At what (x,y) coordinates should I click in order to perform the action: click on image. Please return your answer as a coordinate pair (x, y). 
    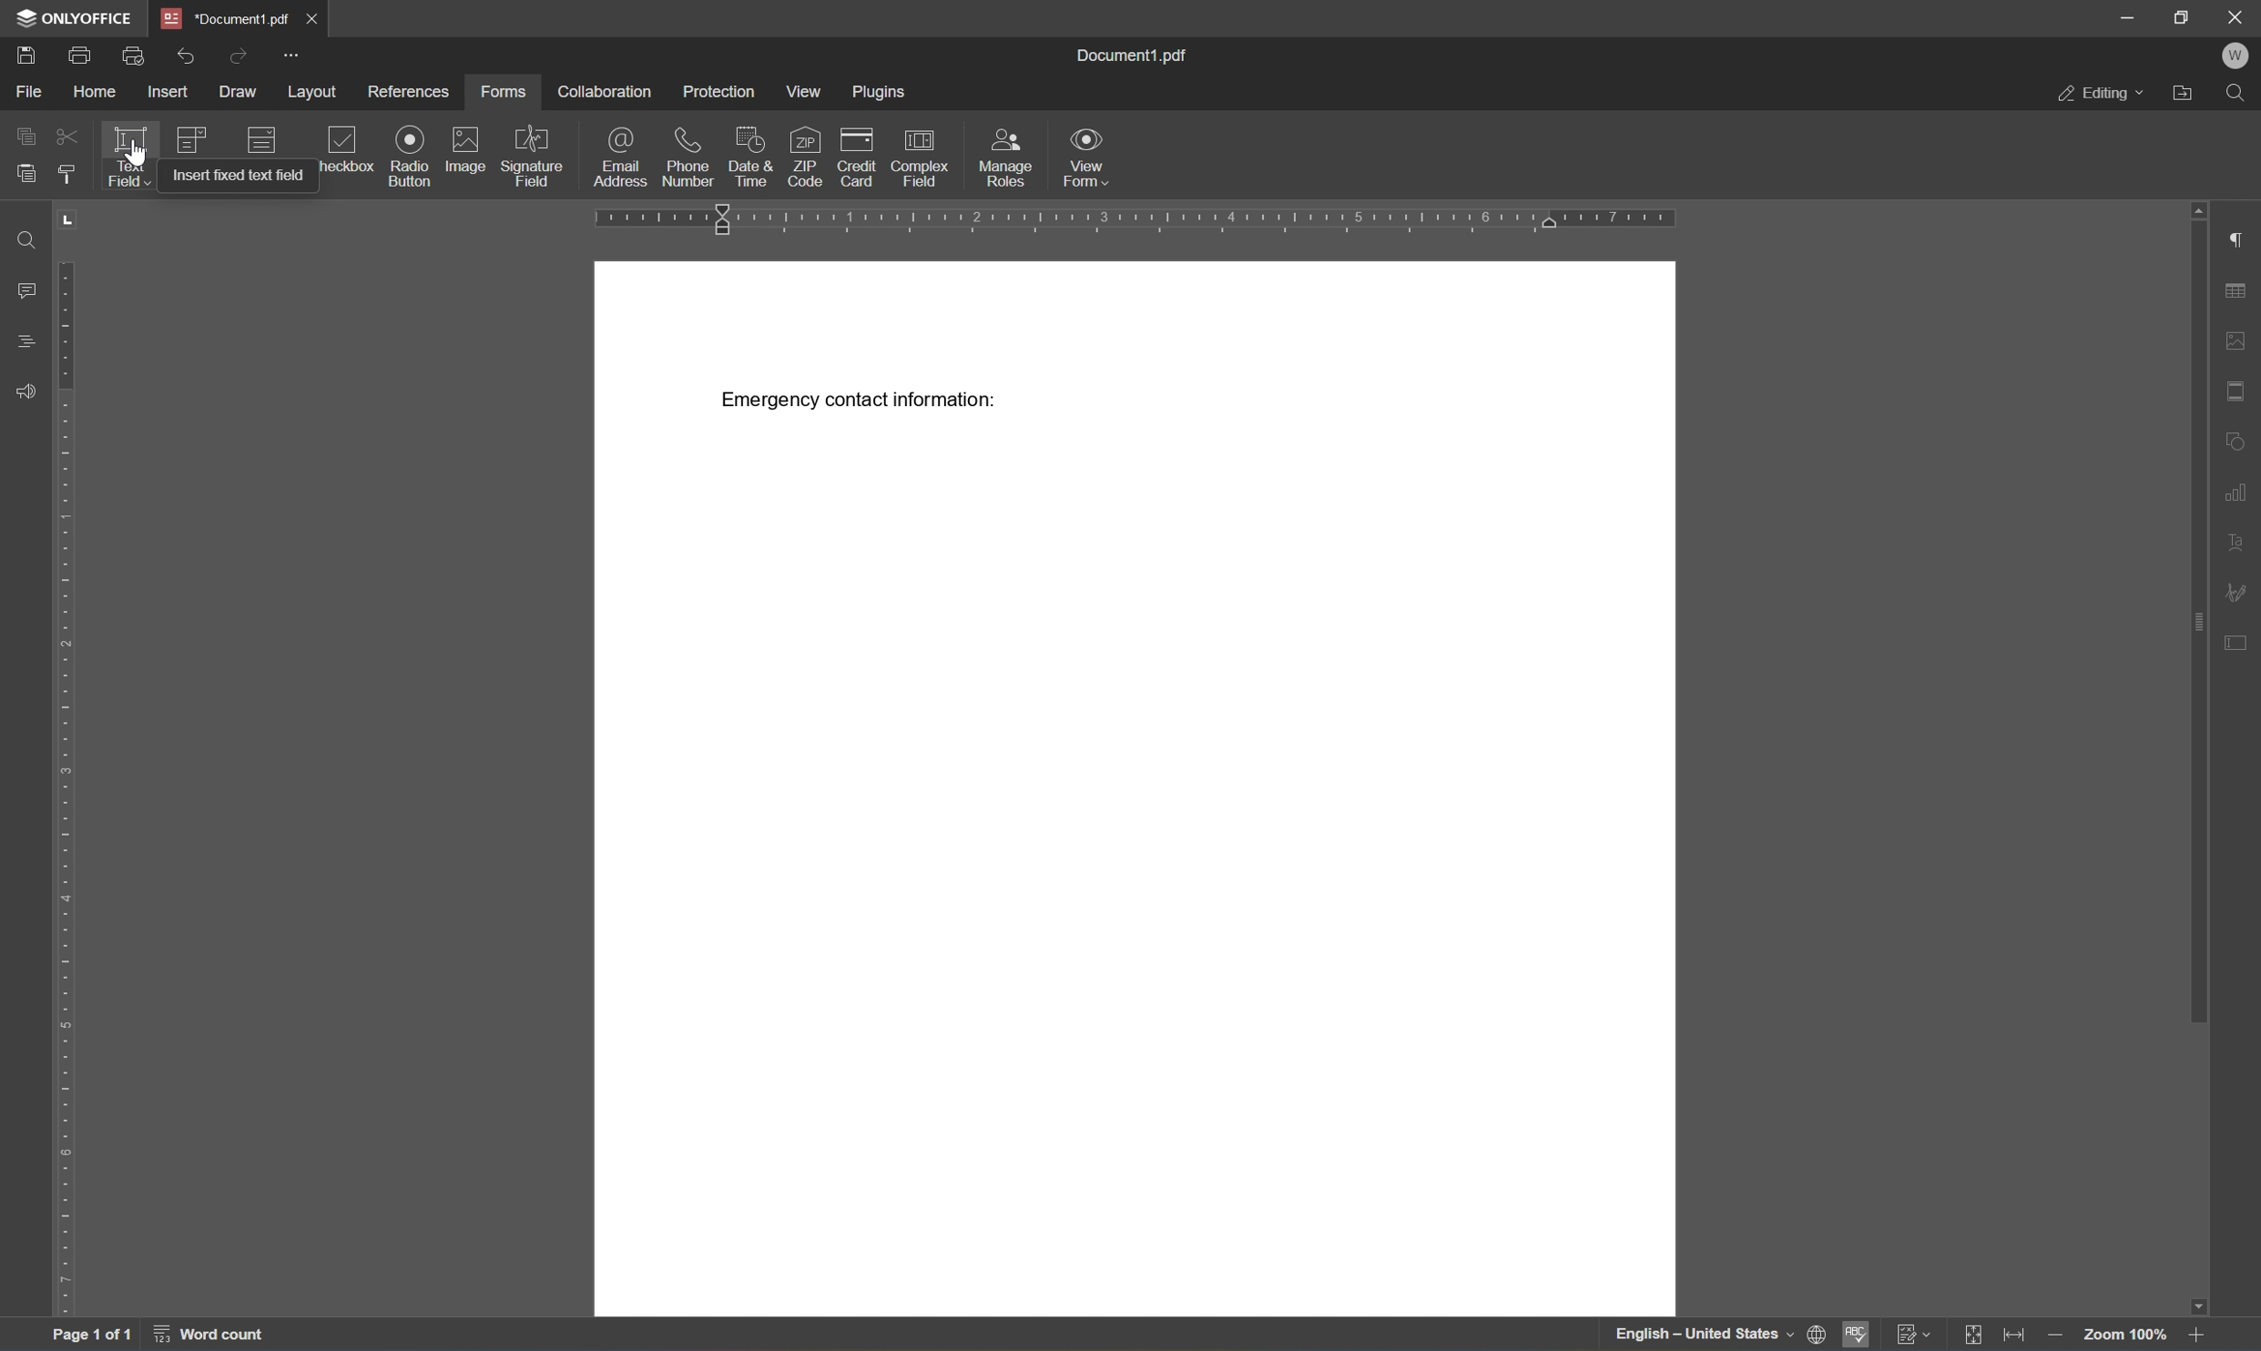
    Looking at the image, I should click on (465, 157).